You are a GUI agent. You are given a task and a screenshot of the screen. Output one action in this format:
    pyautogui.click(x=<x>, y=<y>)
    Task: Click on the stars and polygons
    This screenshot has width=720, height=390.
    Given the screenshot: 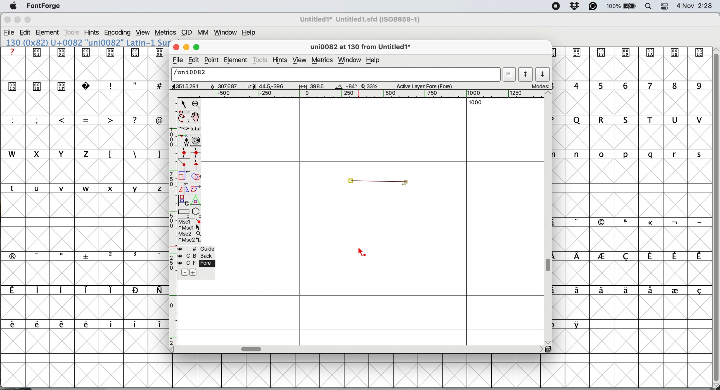 What is the action you would take?
    pyautogui.click(x=197, y=213)
    